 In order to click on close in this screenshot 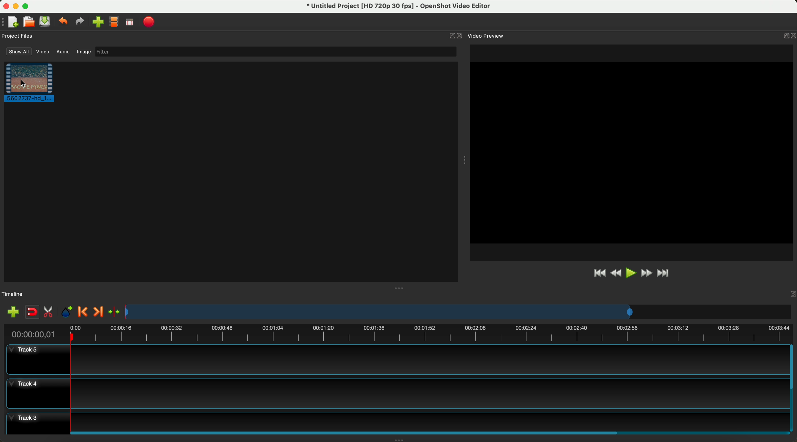, I will do `click(461, 36)`.